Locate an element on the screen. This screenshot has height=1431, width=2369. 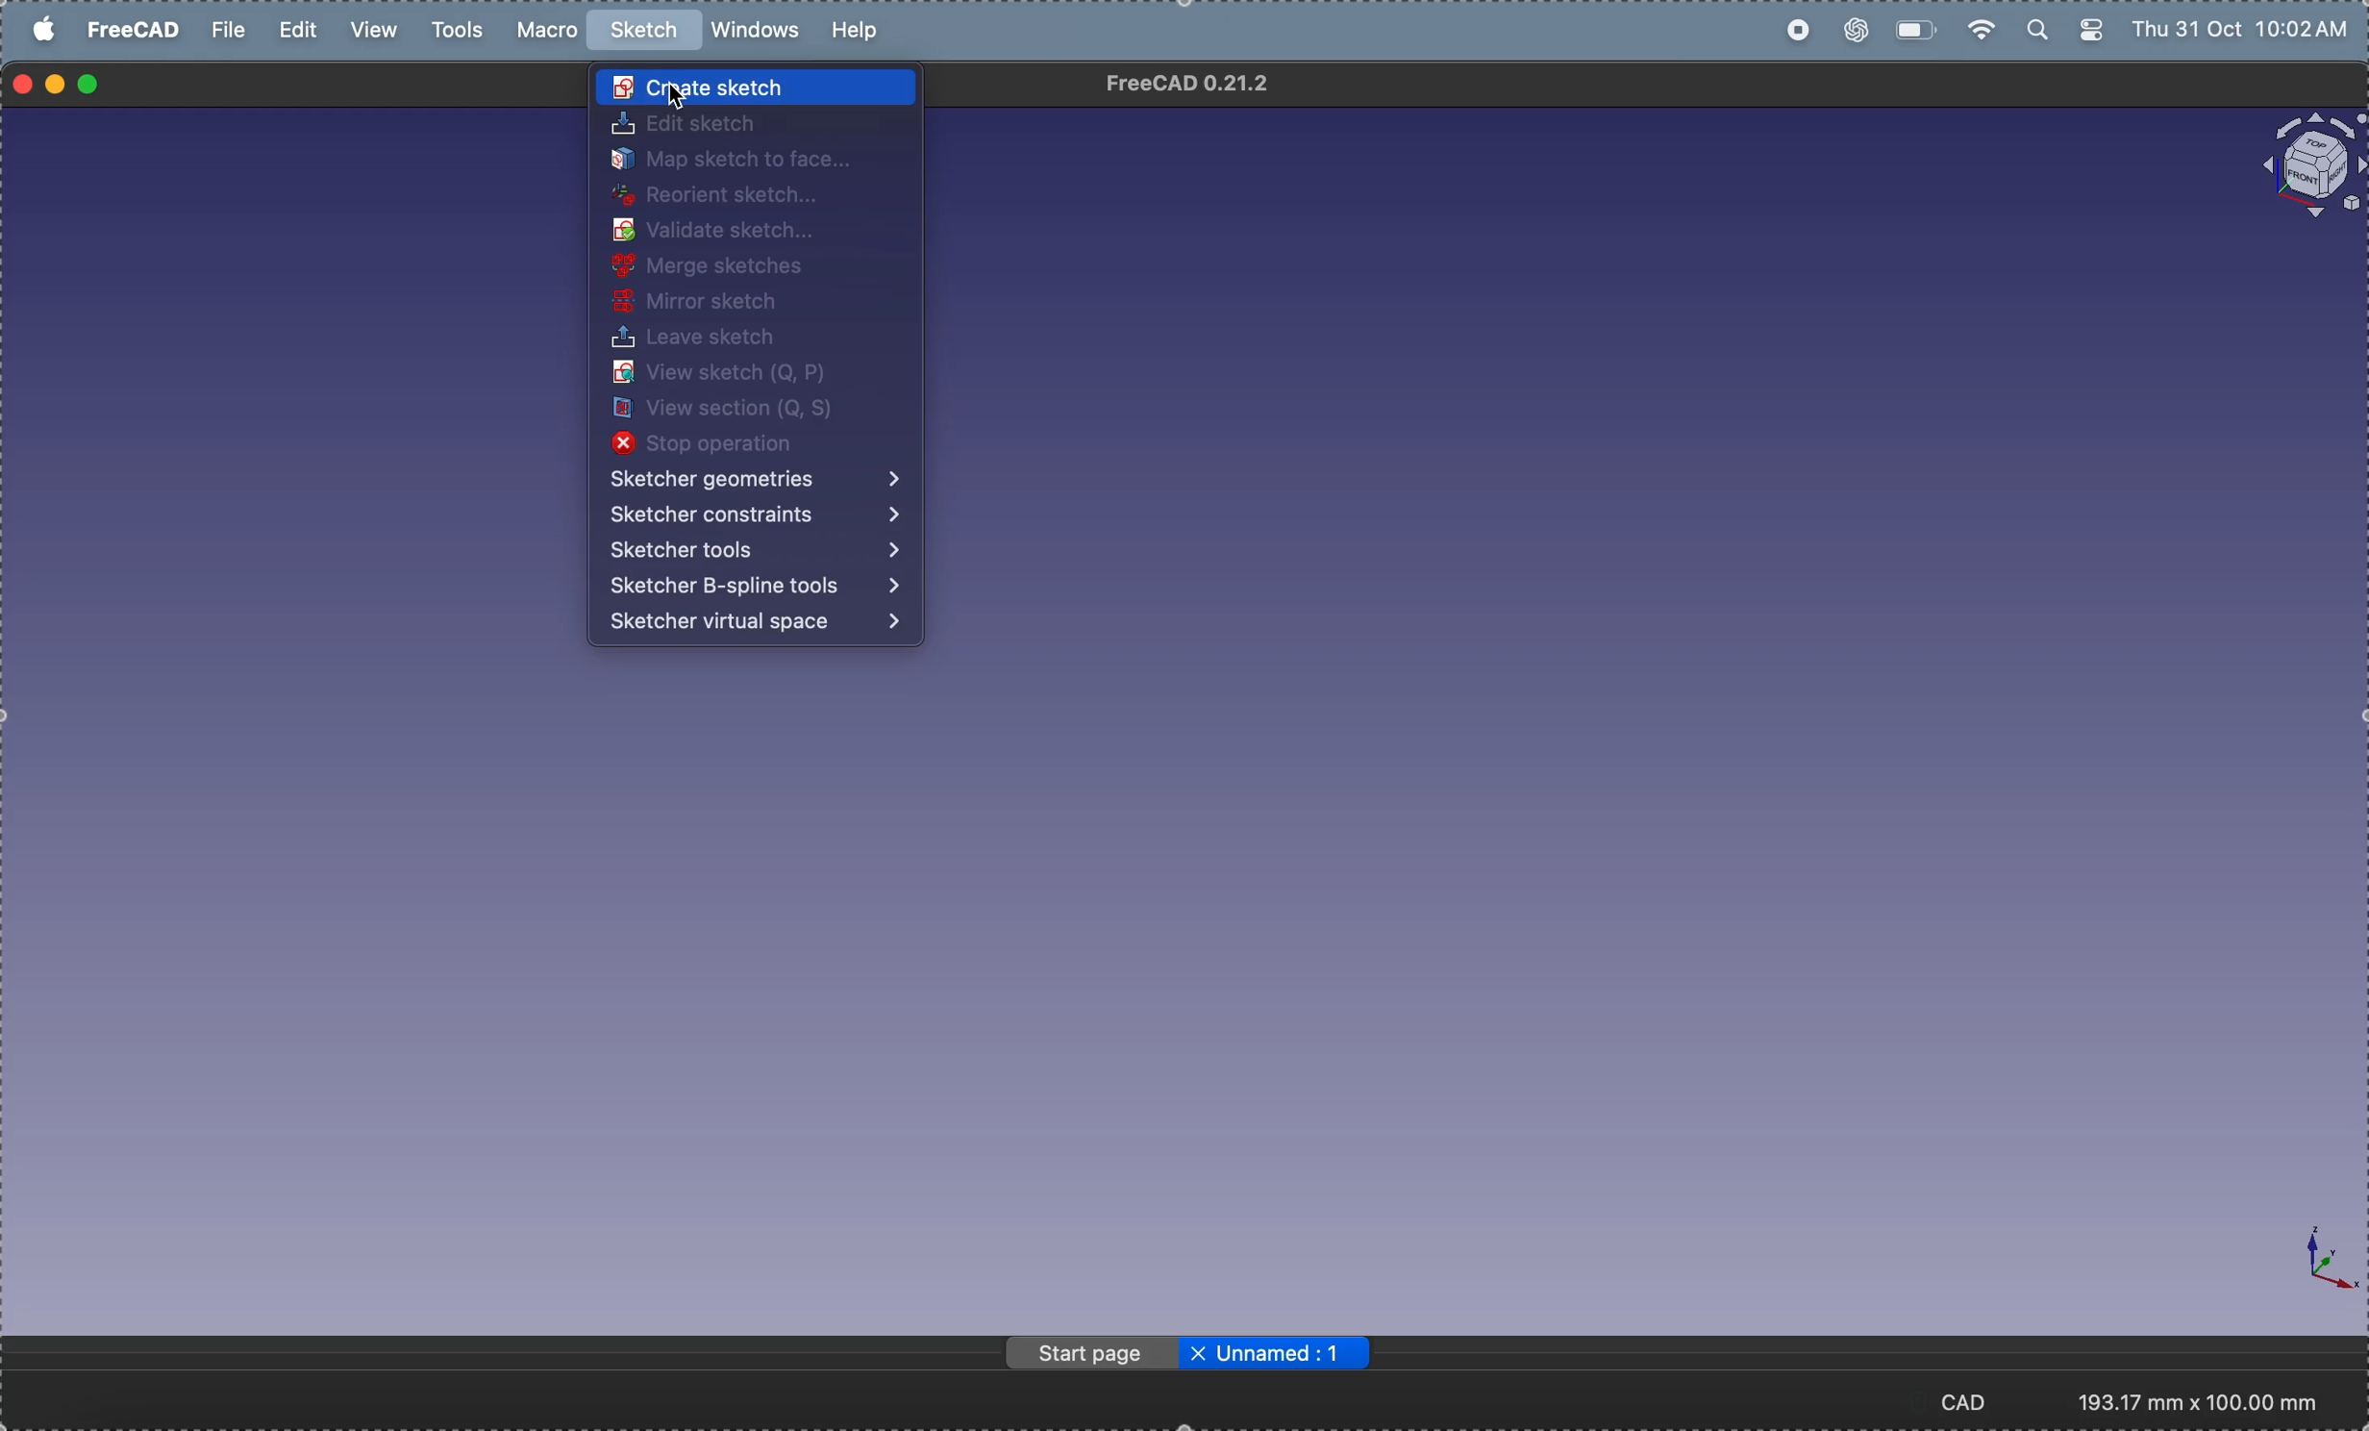
apple menu is located at coordinates (46, 29).